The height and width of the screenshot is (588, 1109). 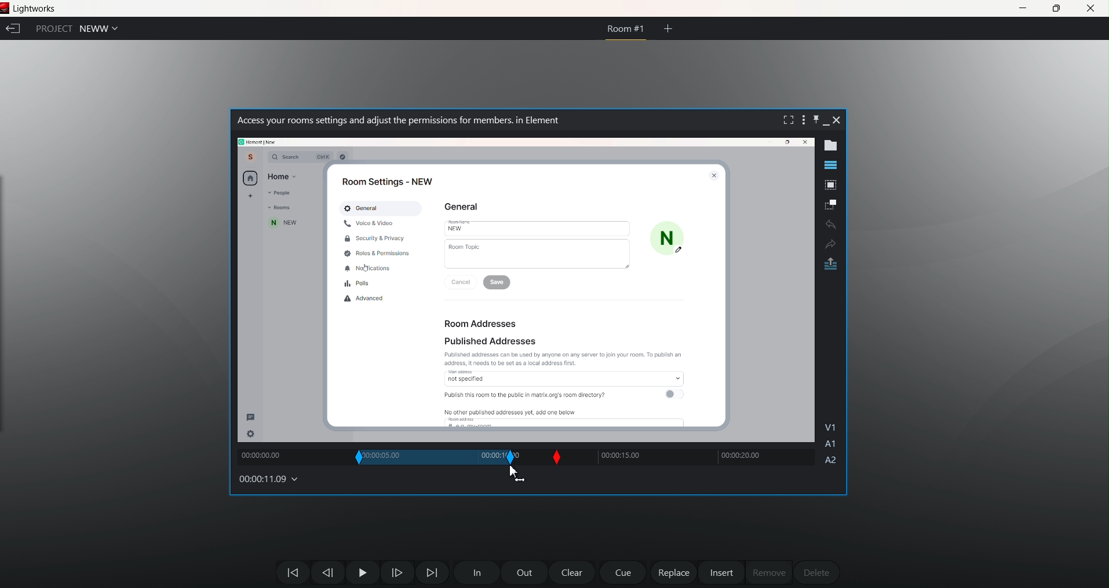 I want to click on People, so click(x=280, y=193).